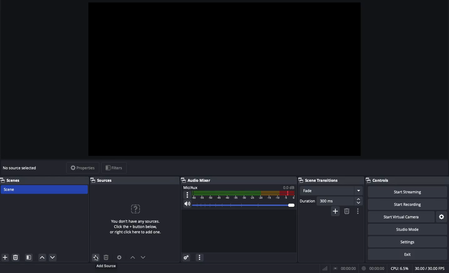 Image resolution: width=449 pixels, height=273 pixels. I want to click on Recording, so click(373, 268).